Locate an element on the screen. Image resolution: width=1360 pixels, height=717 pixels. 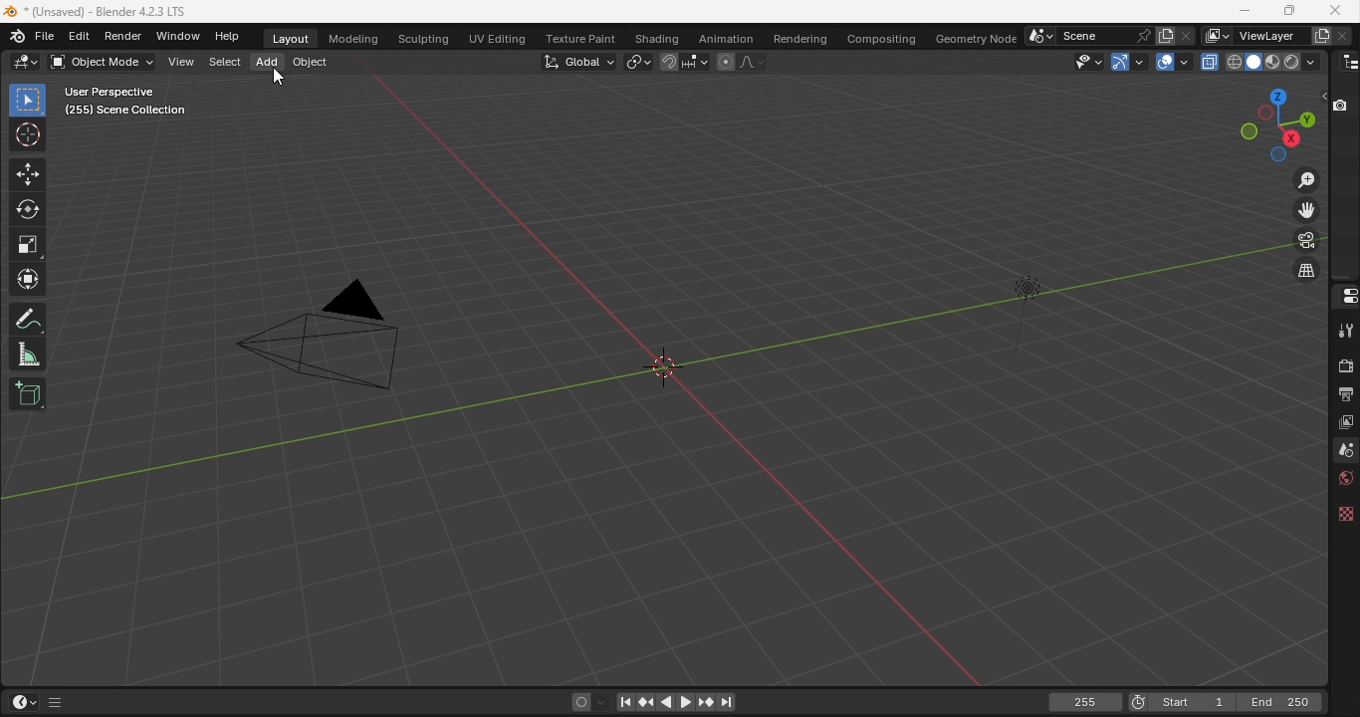
Move is located at coordinates (29, 176).